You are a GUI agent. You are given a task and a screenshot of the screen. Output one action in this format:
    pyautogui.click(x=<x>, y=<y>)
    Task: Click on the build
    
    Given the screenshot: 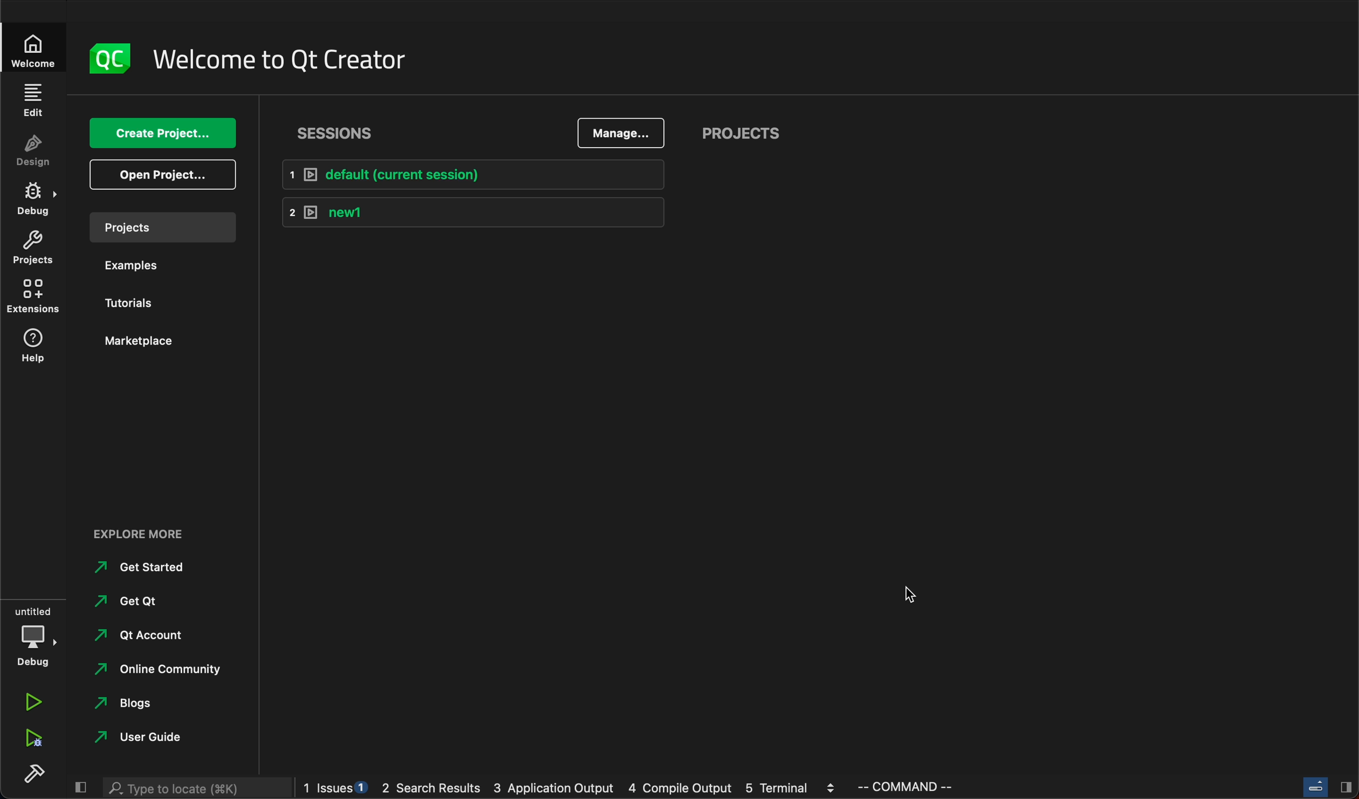 What is the action you would take?
    pyautogui.click(x=37, y=776)
    